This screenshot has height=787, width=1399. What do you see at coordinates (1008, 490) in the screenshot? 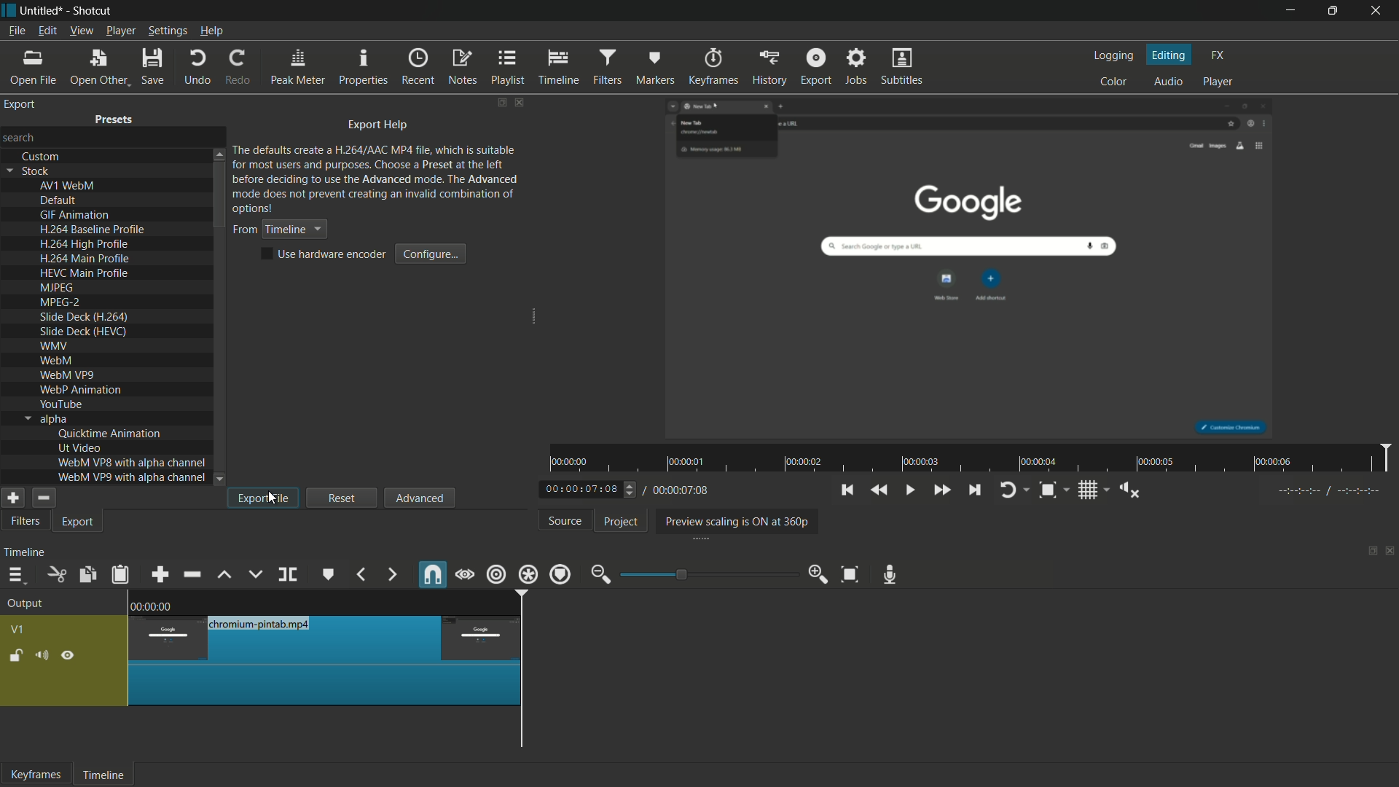
I see `toggle player looping` at bounding box center [1008, 490].